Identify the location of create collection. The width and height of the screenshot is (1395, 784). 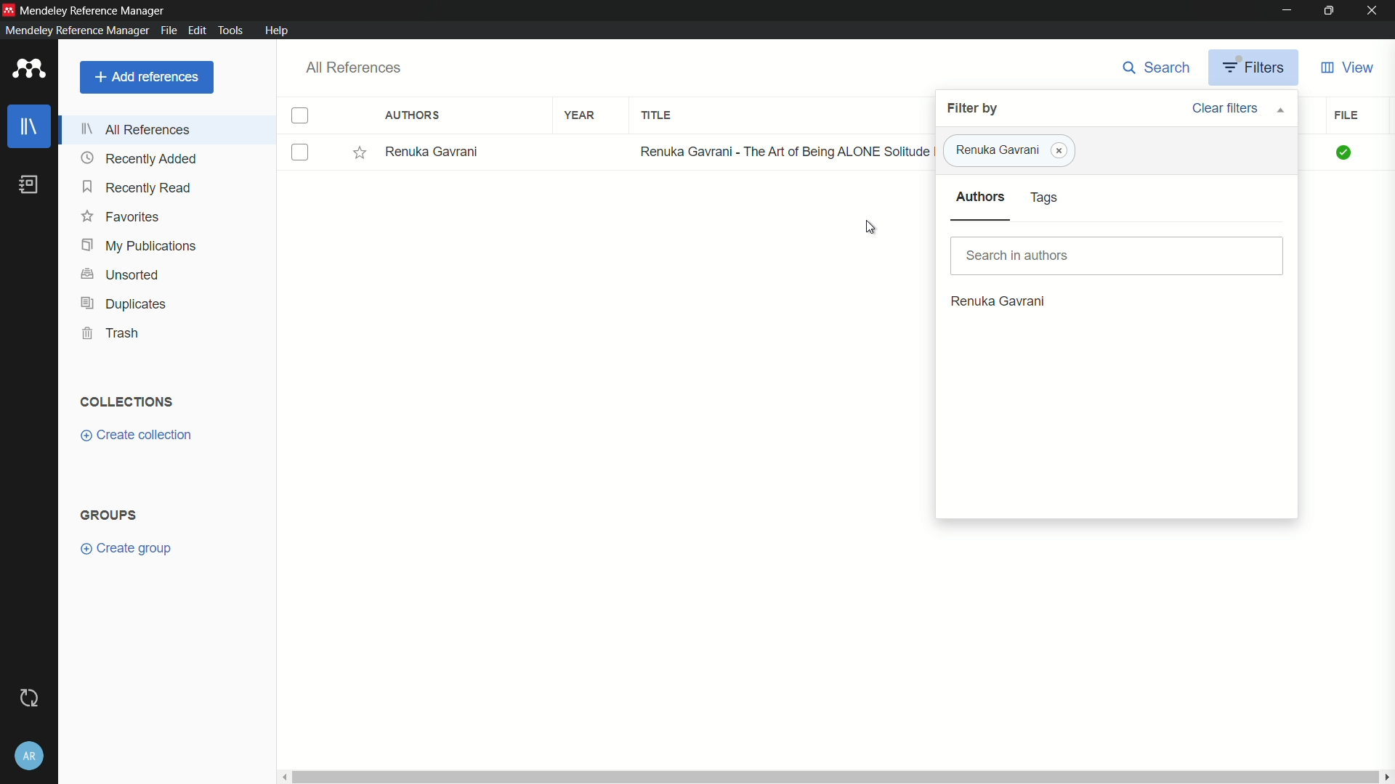
(138, 435).